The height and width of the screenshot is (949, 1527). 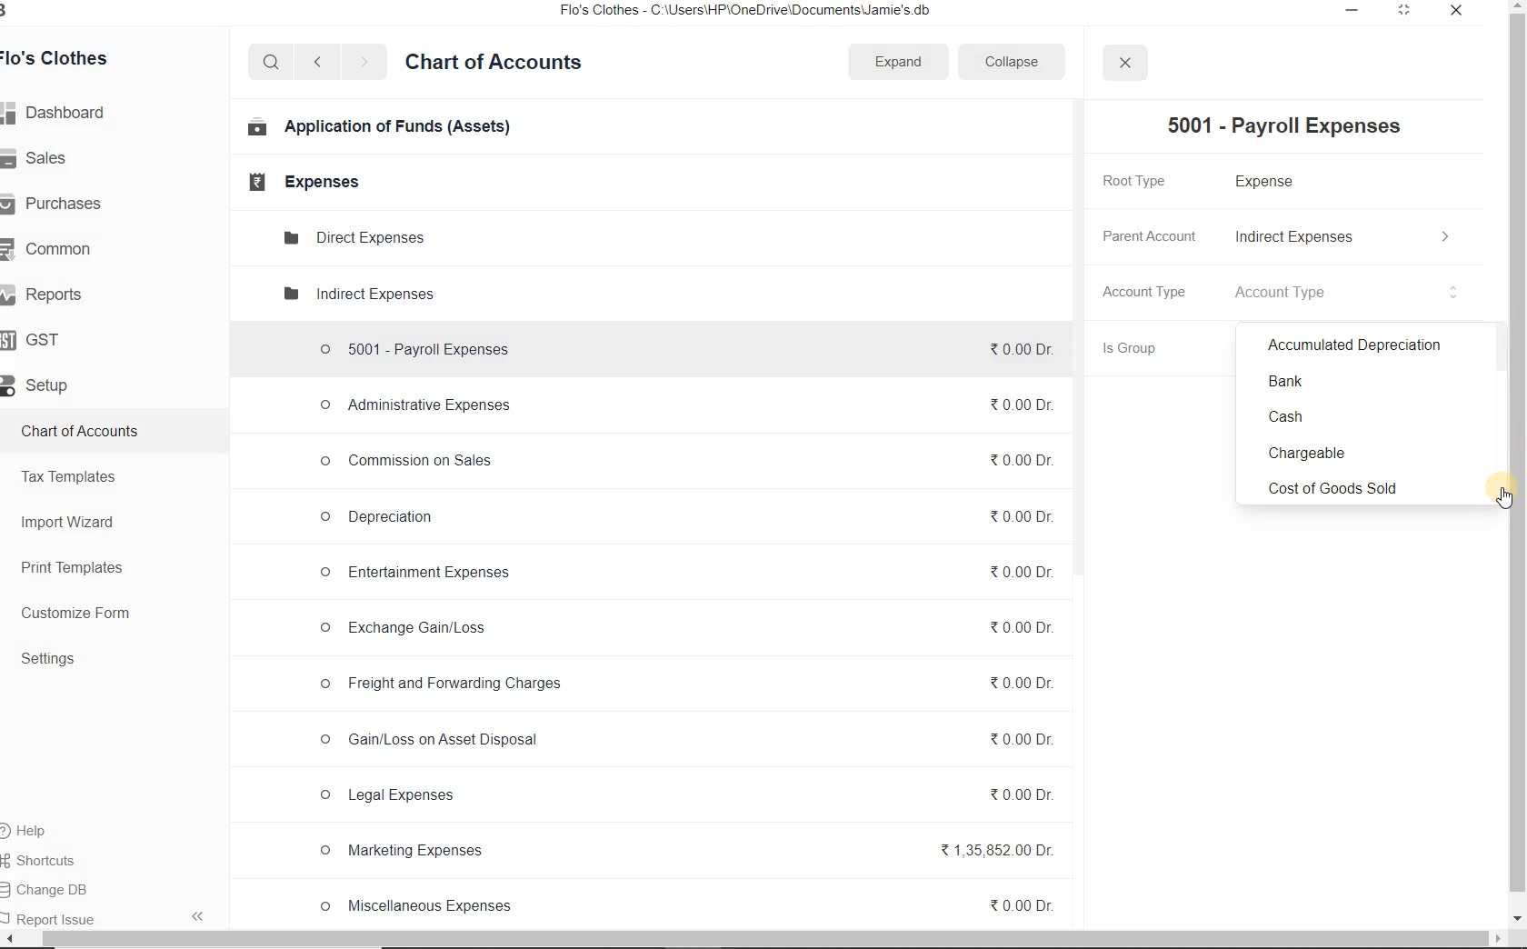 I want to click on Reports, so click(x=50, y=292).